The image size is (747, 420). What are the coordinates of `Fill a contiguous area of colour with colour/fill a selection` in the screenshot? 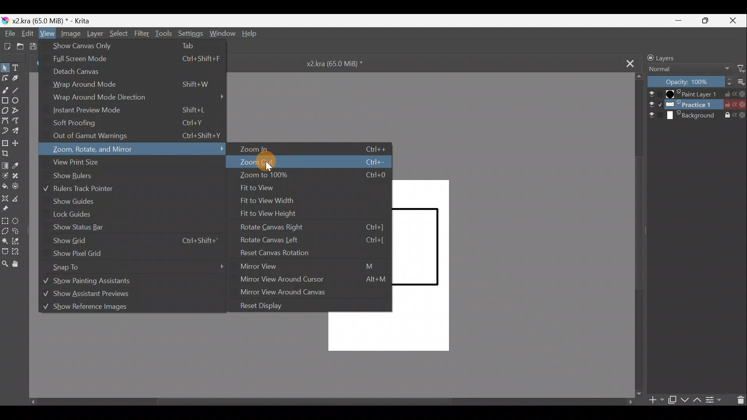 It's located at (5, 185).